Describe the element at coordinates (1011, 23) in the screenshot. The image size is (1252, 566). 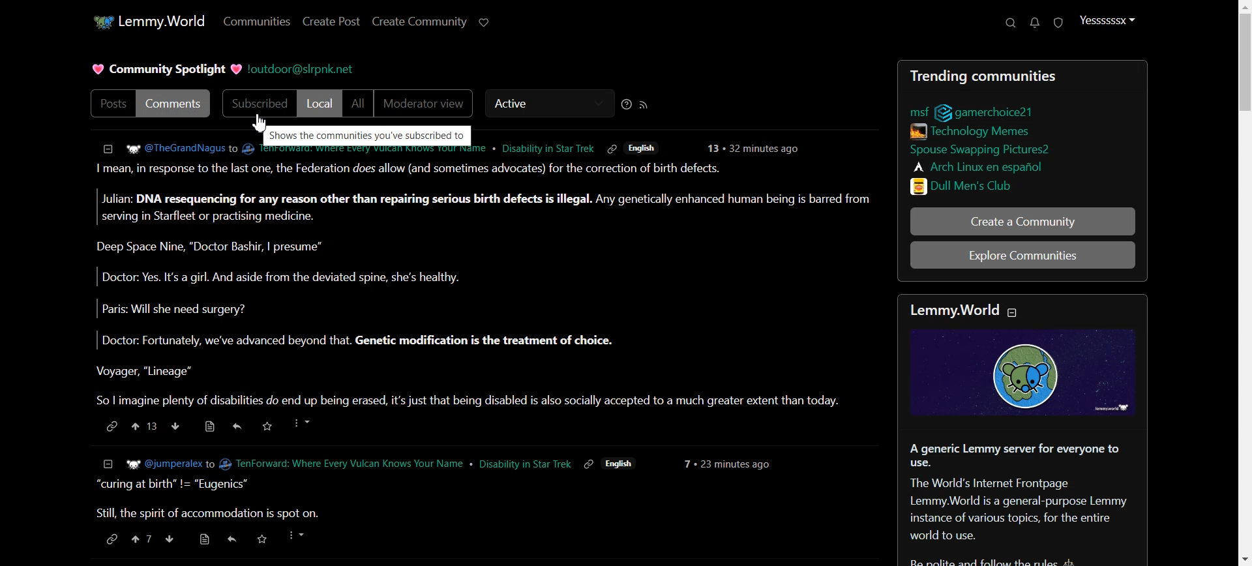
I see `Search` at that location.